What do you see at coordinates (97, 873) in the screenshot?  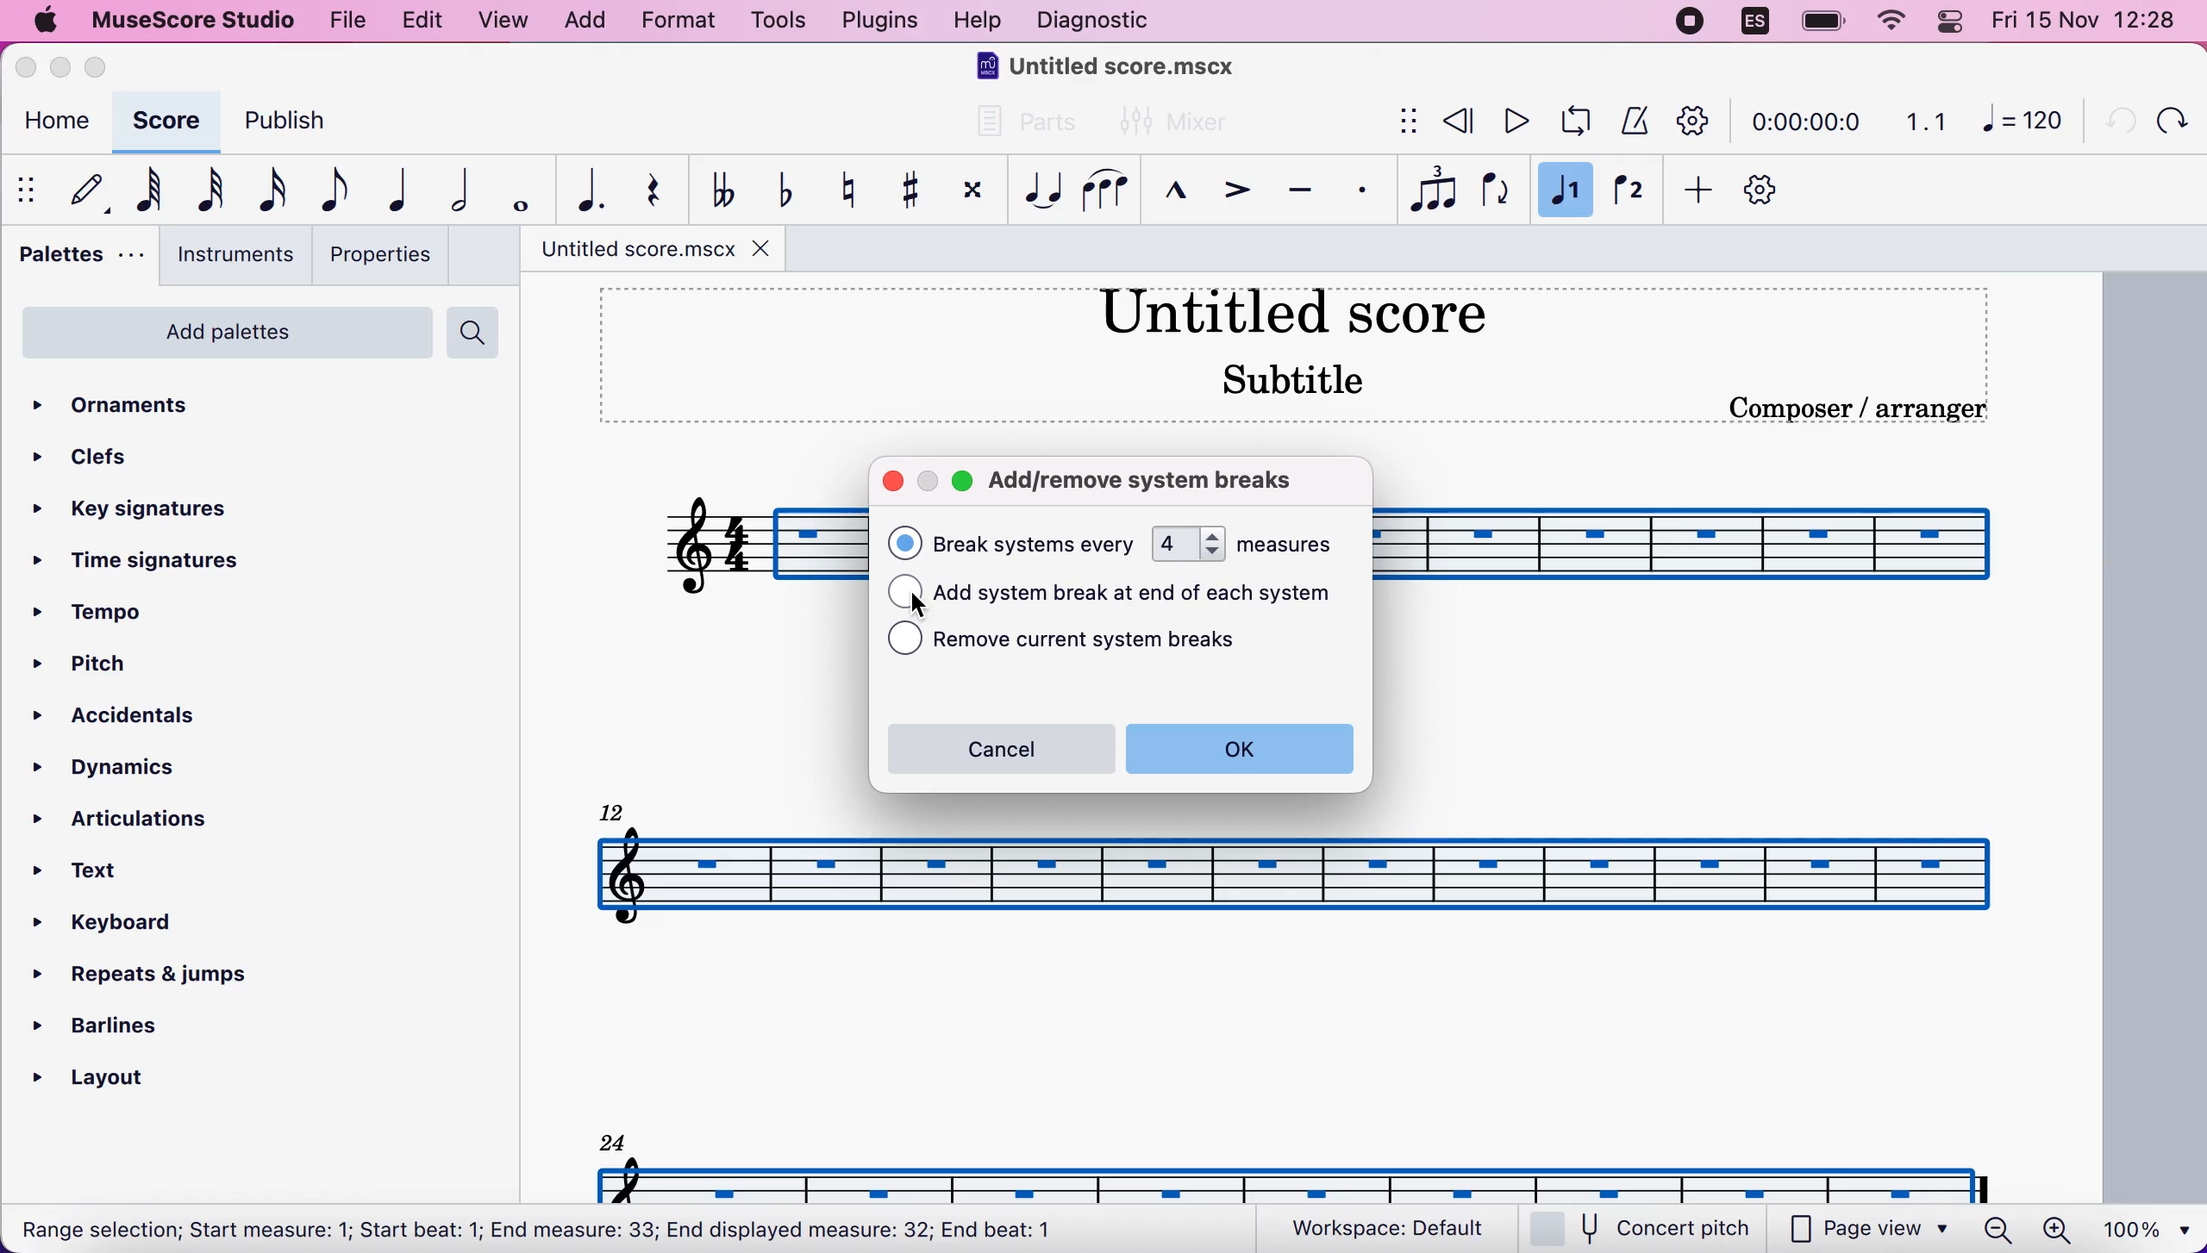 I see `text` at bounding box center [97, 873].